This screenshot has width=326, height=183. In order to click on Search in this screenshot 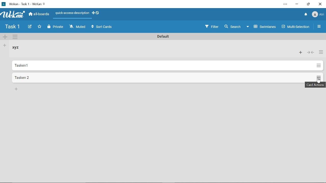, I will do `click(232, 26)`.